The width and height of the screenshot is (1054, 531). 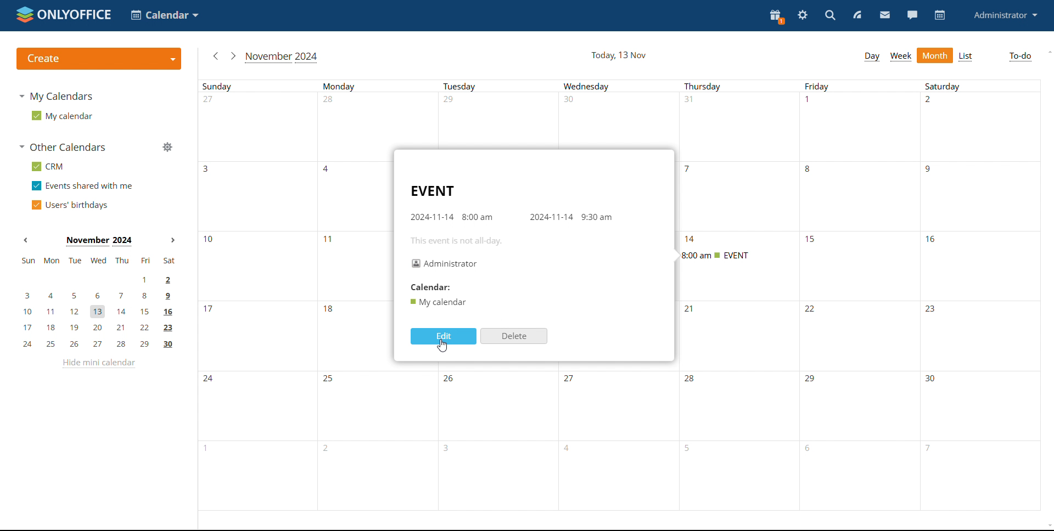 I want to click on current month, so click(x=283, y=57).